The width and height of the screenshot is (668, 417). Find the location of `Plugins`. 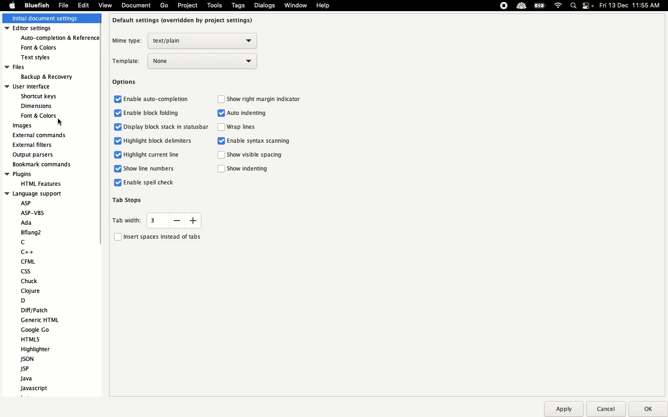

Plugins is located at coordinates (34, 174).